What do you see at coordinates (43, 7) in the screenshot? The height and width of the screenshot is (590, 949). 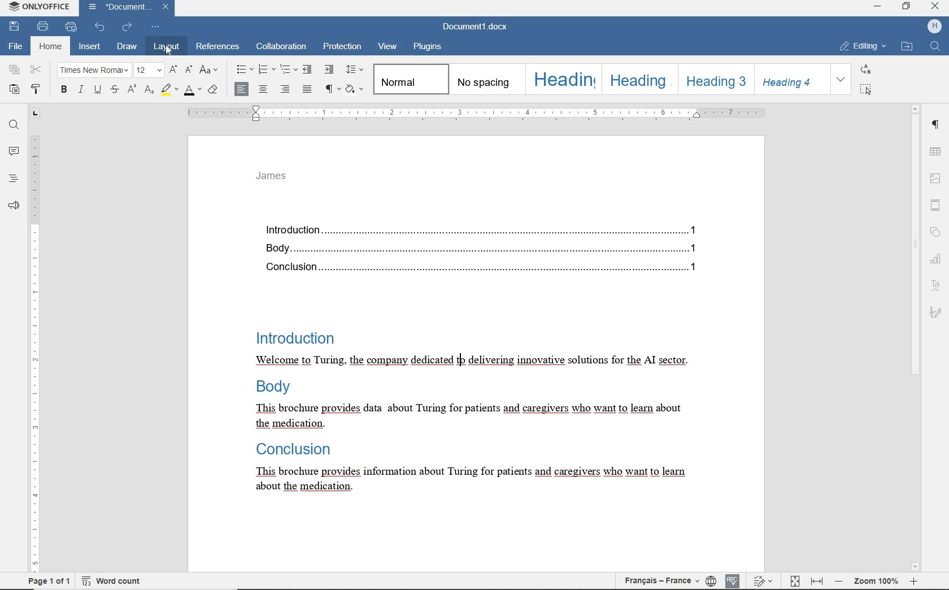 I see `system anme` at bounding box center [43, 7].